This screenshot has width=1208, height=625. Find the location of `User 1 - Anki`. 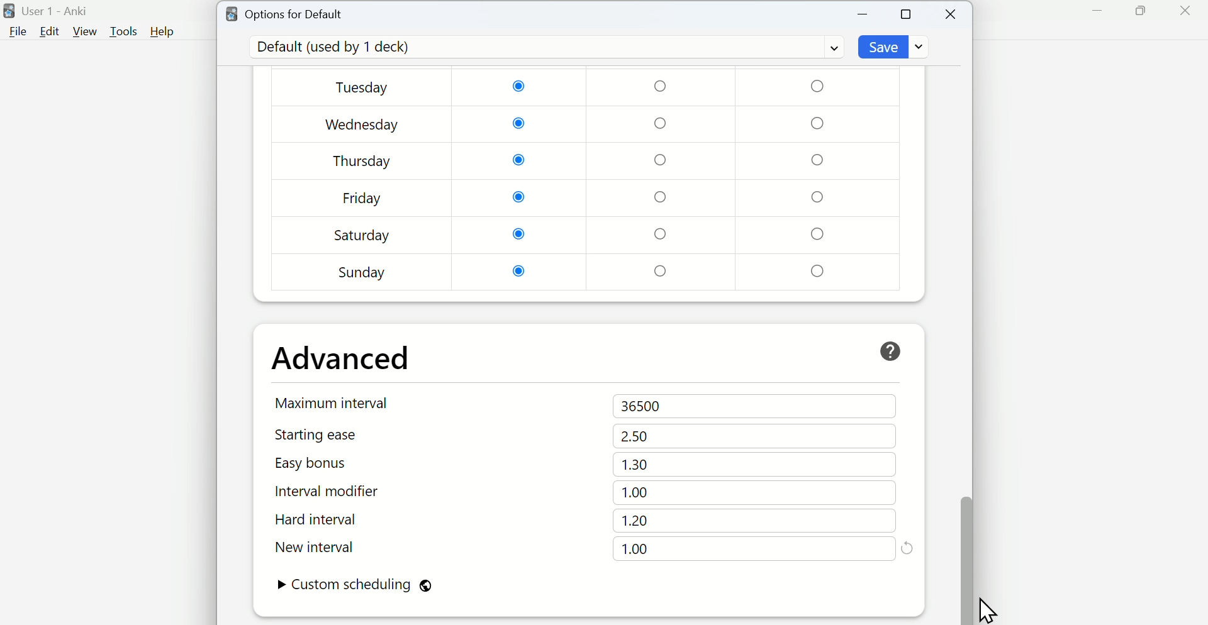

User 1 - Anki is located at coordinates (48, 11).